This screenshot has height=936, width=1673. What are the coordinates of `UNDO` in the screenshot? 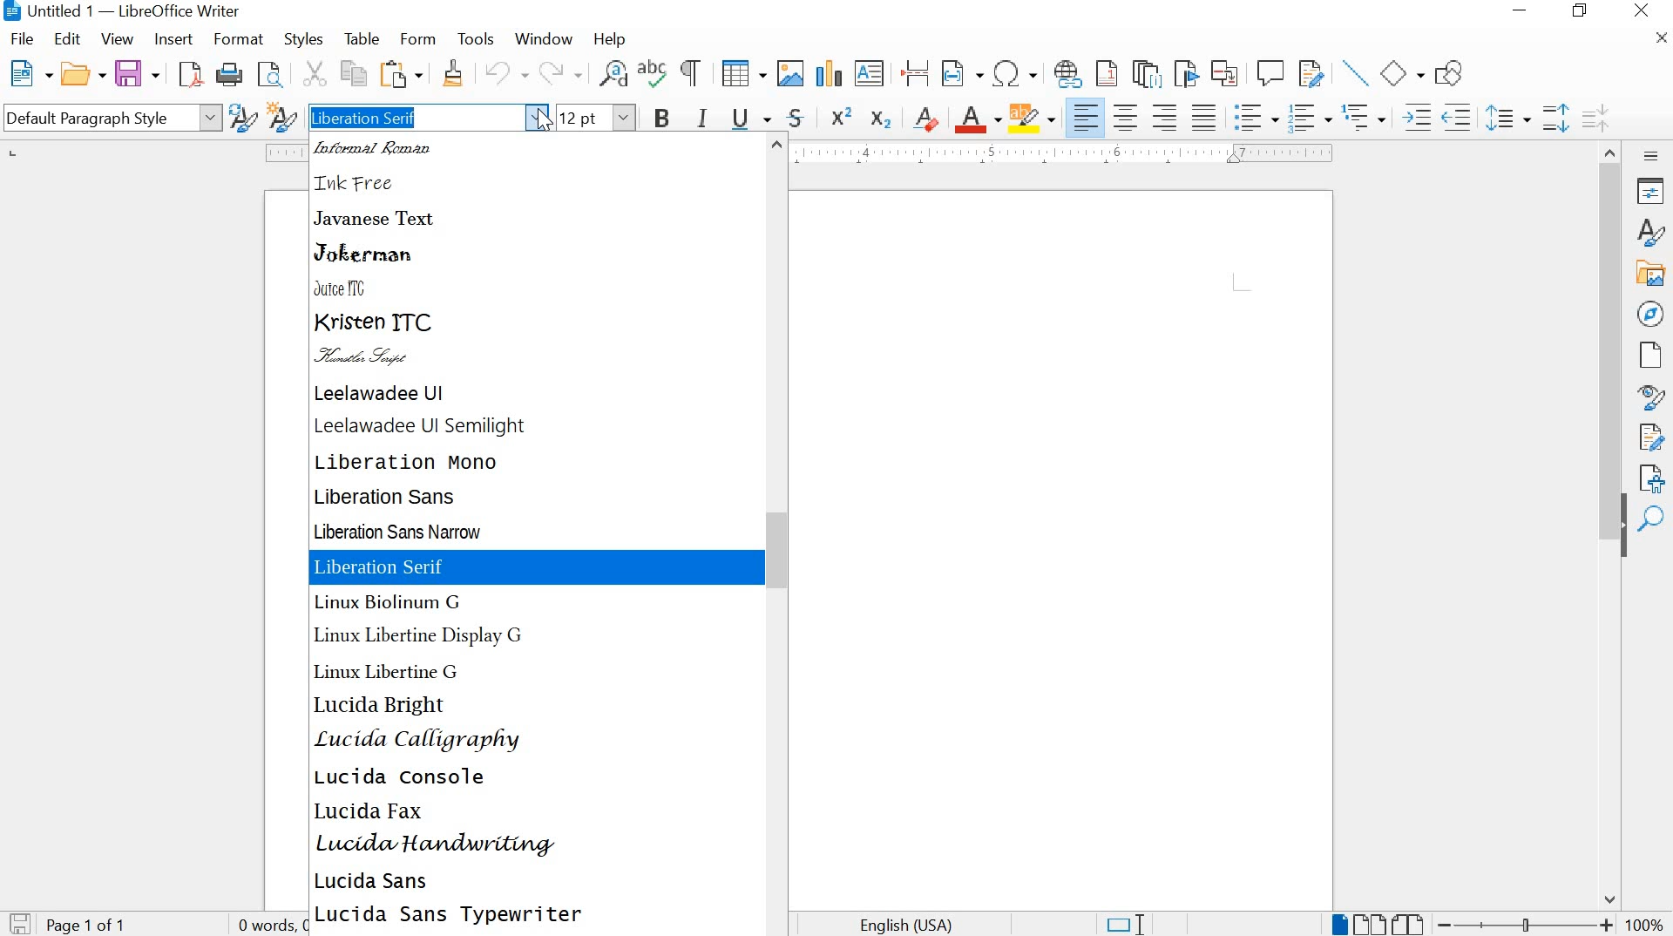 It's located at (500, 76).